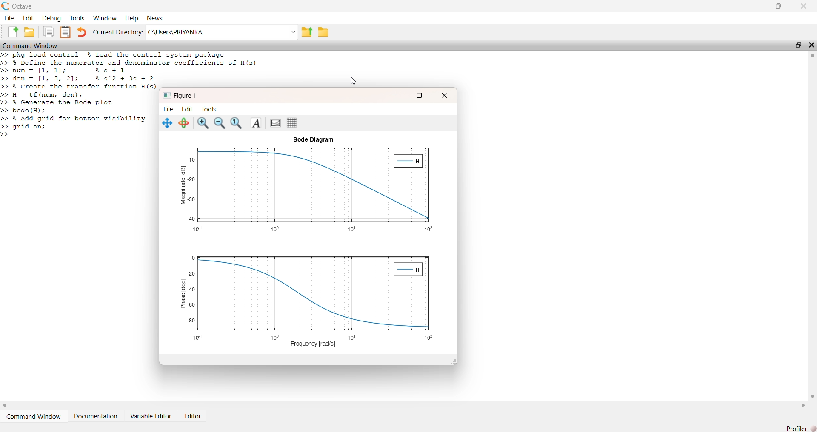  What do you see at coordinates (754, 6) in the screenshot?
I see `minimize` at bounding box center [754, 6].